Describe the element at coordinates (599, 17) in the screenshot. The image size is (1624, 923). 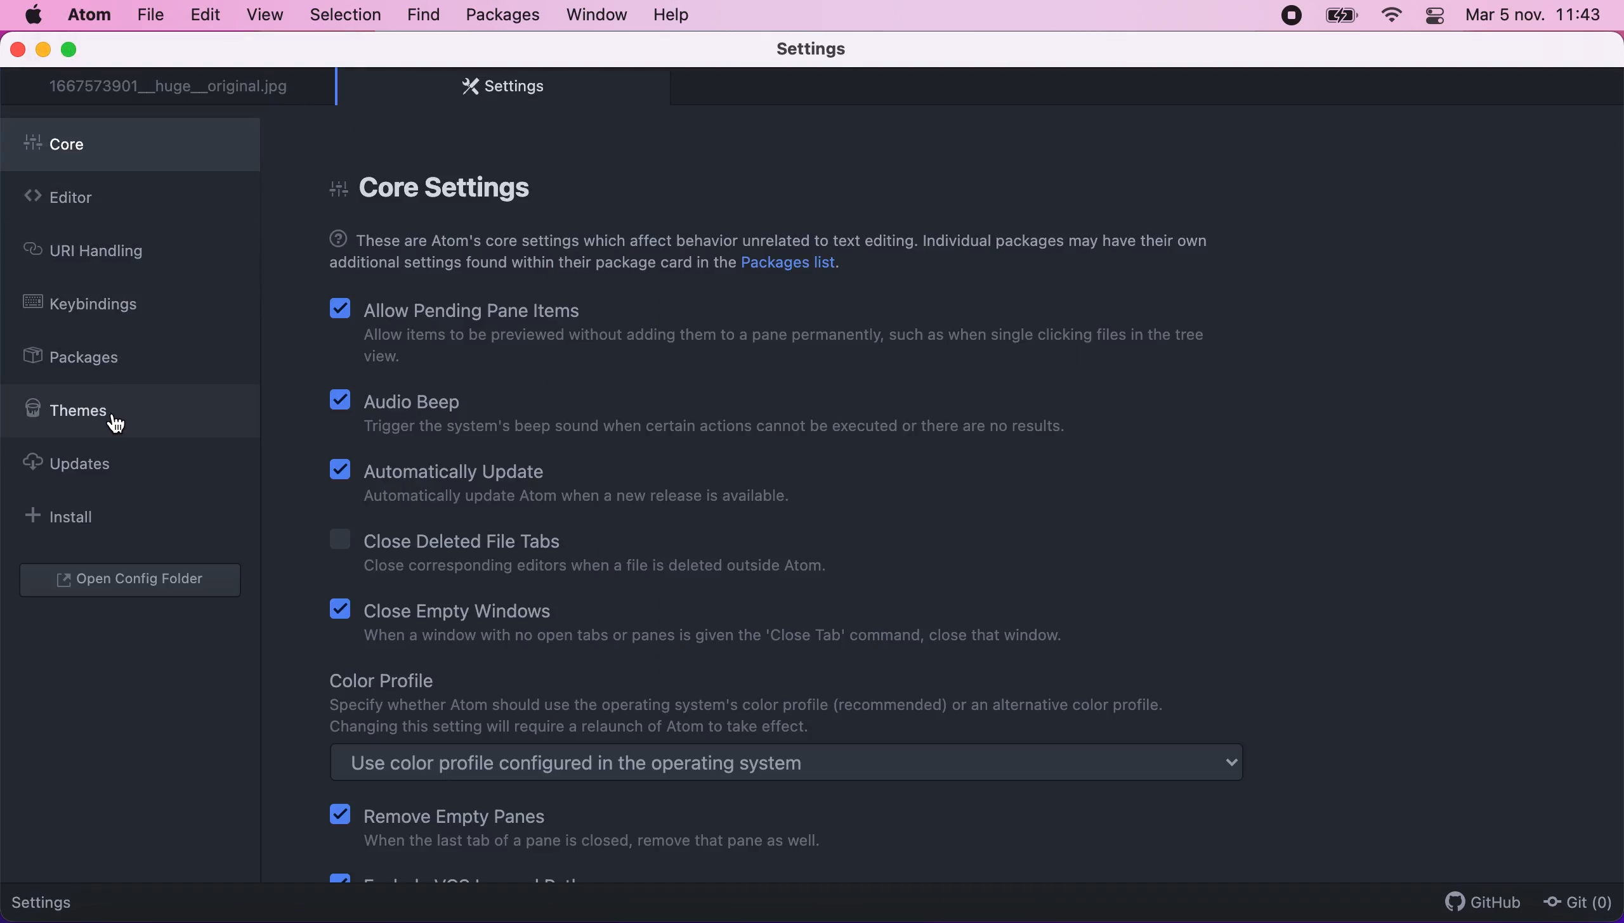
I see `window` at that location.